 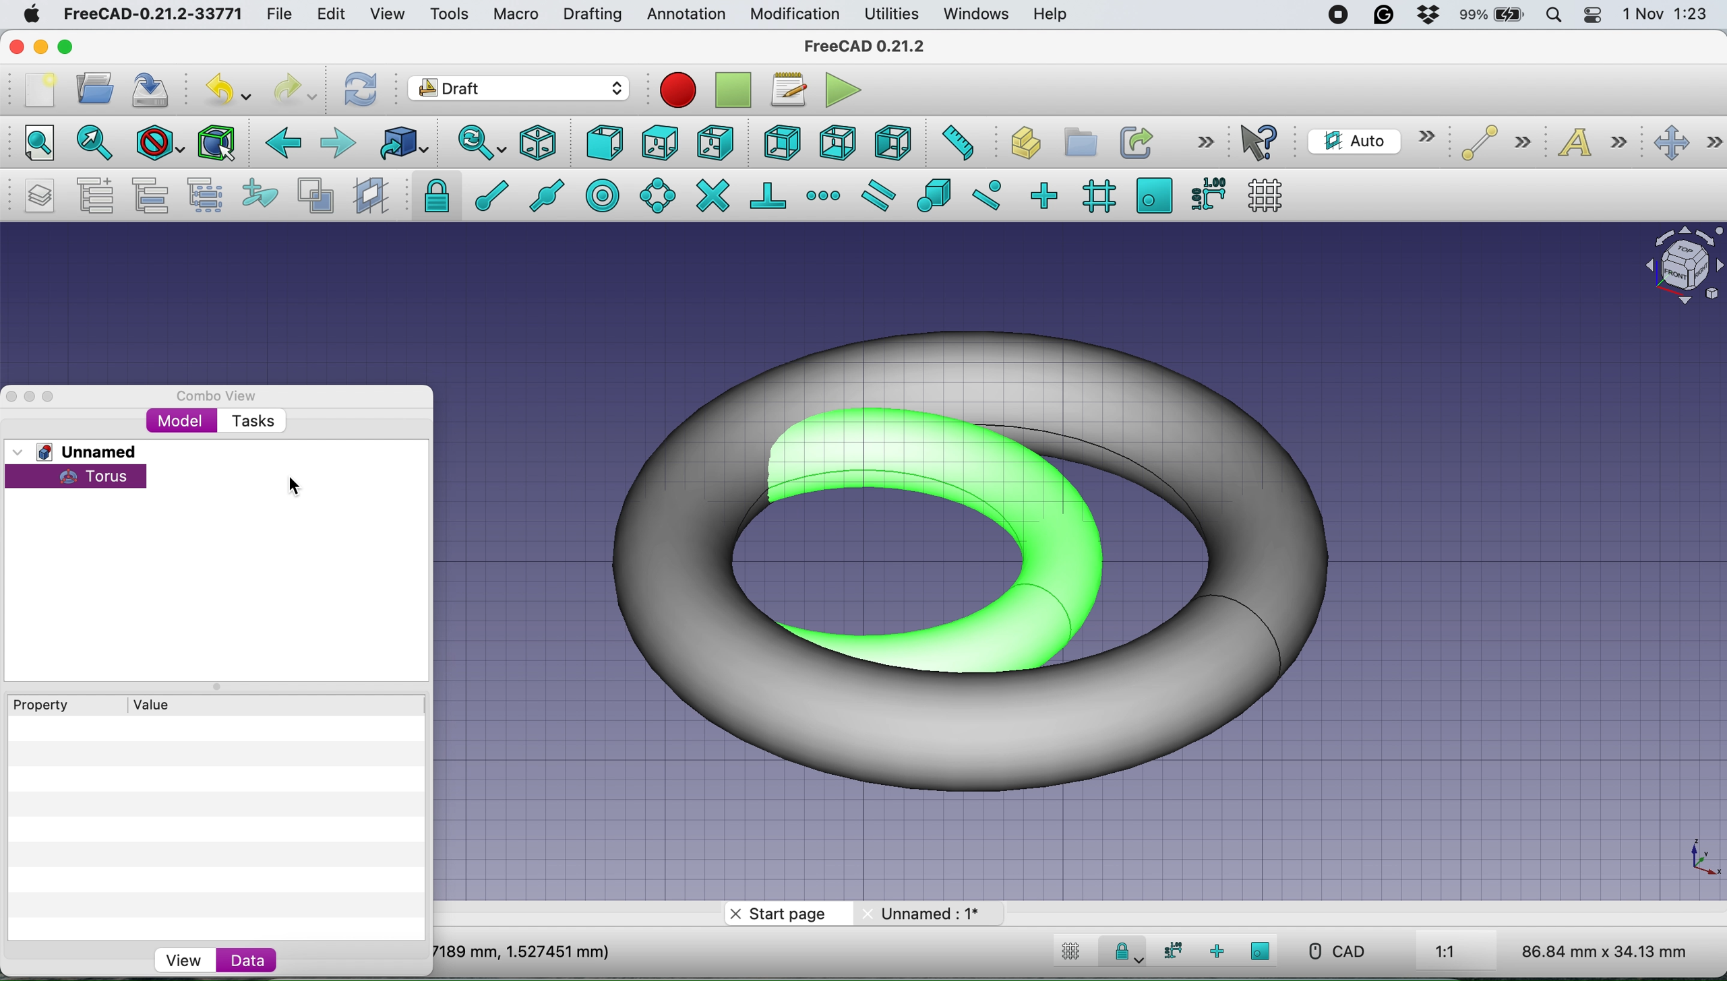 I want to click on toggle grid, so click(x=1271, y=195).